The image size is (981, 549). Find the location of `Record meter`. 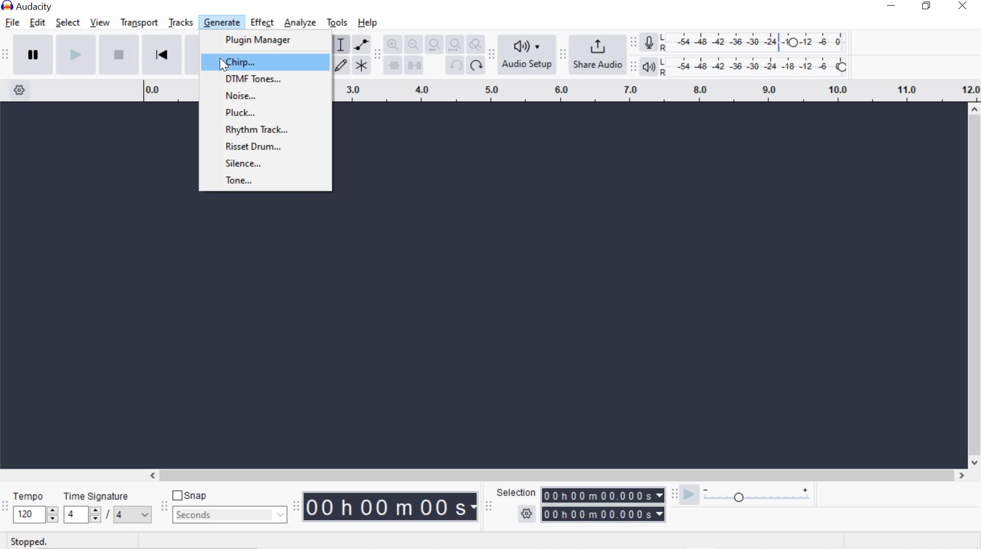

Record meter is located at coordinates (651, 43).